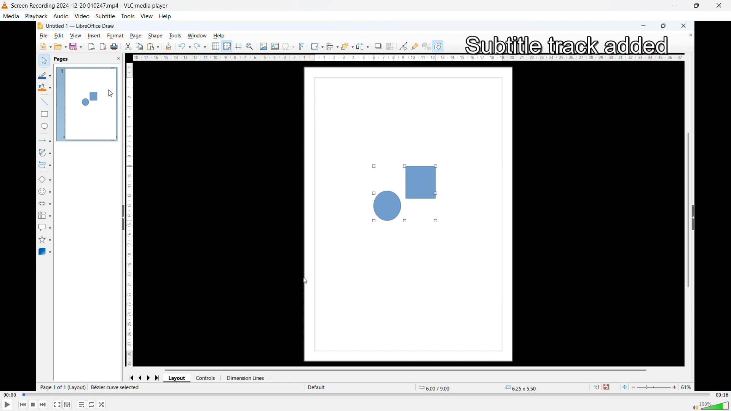  What do you see at coordinates (128, 16) in the screenshot?
I see `Tools ` at bounding box center [128, 16].